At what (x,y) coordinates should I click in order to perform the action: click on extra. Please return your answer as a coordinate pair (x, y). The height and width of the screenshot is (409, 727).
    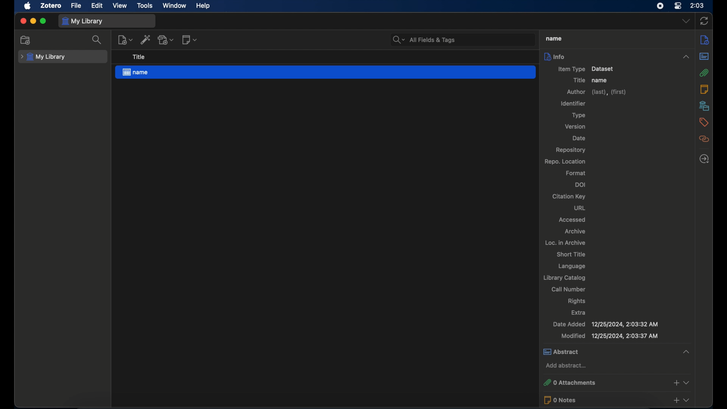
    Looking at the image, I should click on (579, 312).